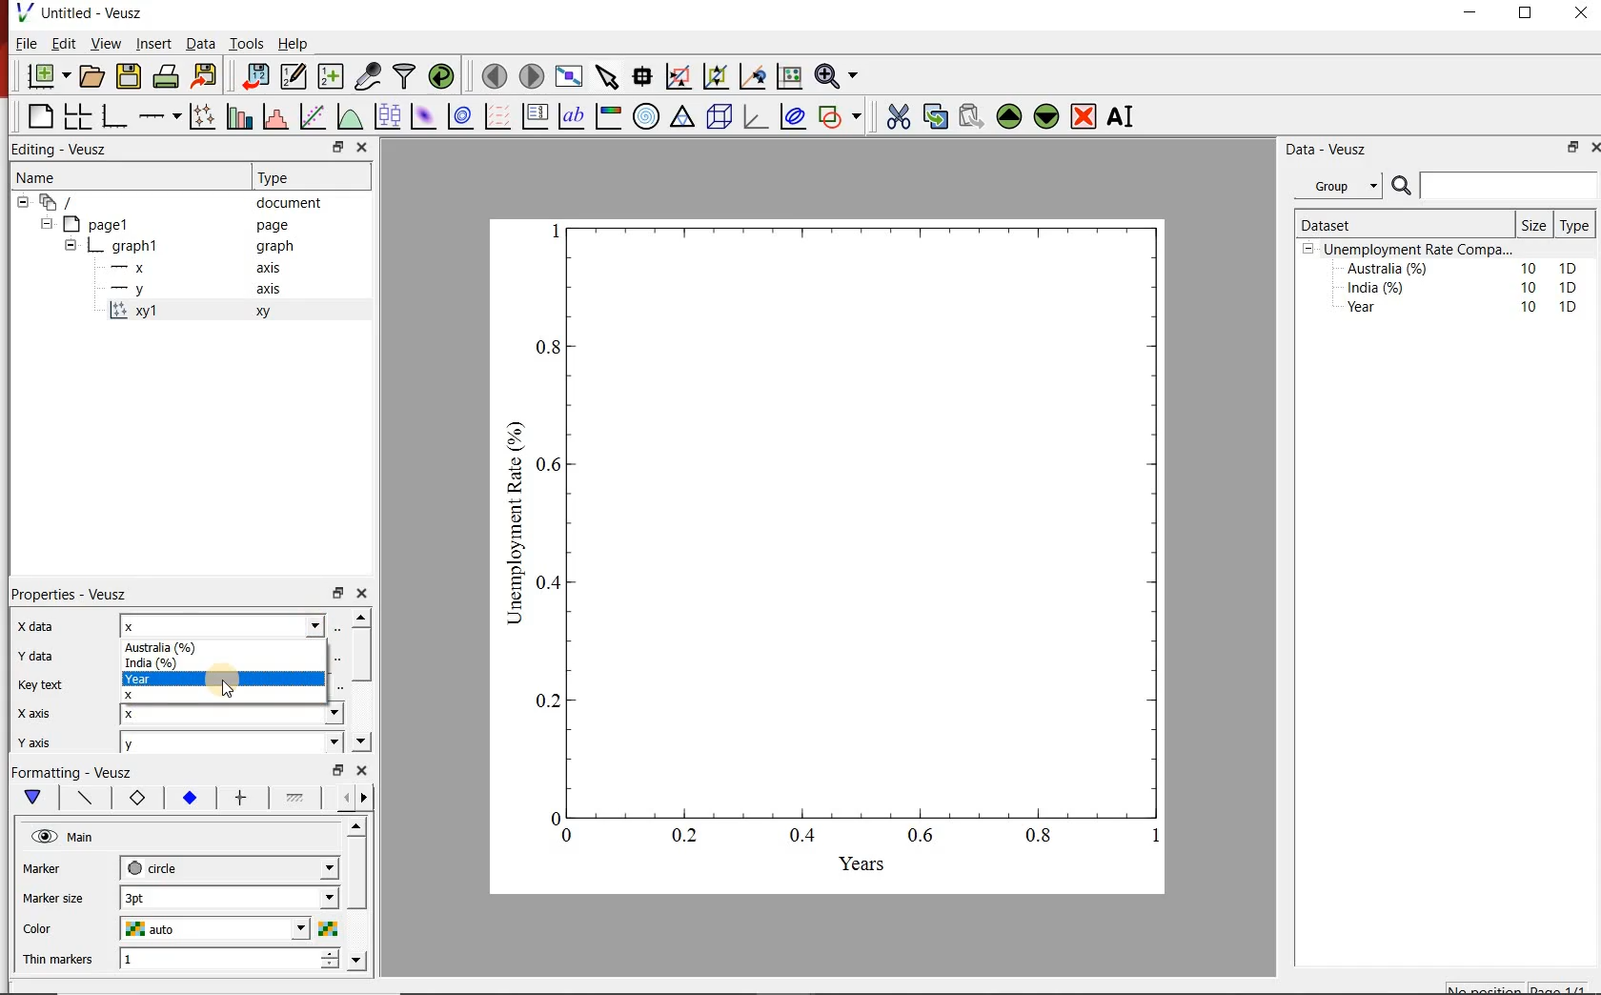  Describe the element at coordinates (87, 799) in the screenshot. I see `plot line` at that location.